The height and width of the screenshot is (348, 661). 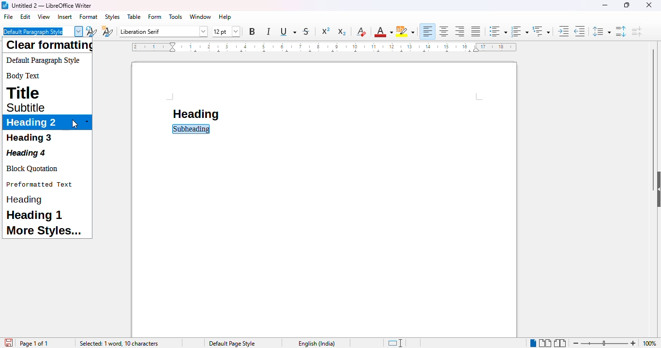 I want to click on align left, so click(x=428, y=31).